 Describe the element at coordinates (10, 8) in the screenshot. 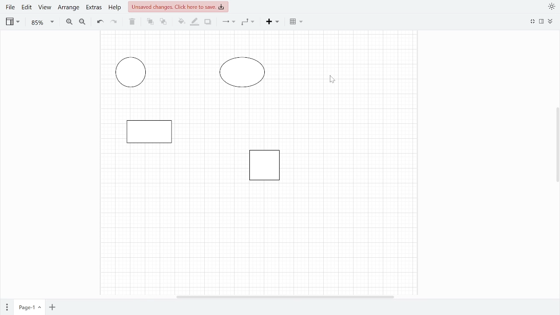

I see `File` at that location.